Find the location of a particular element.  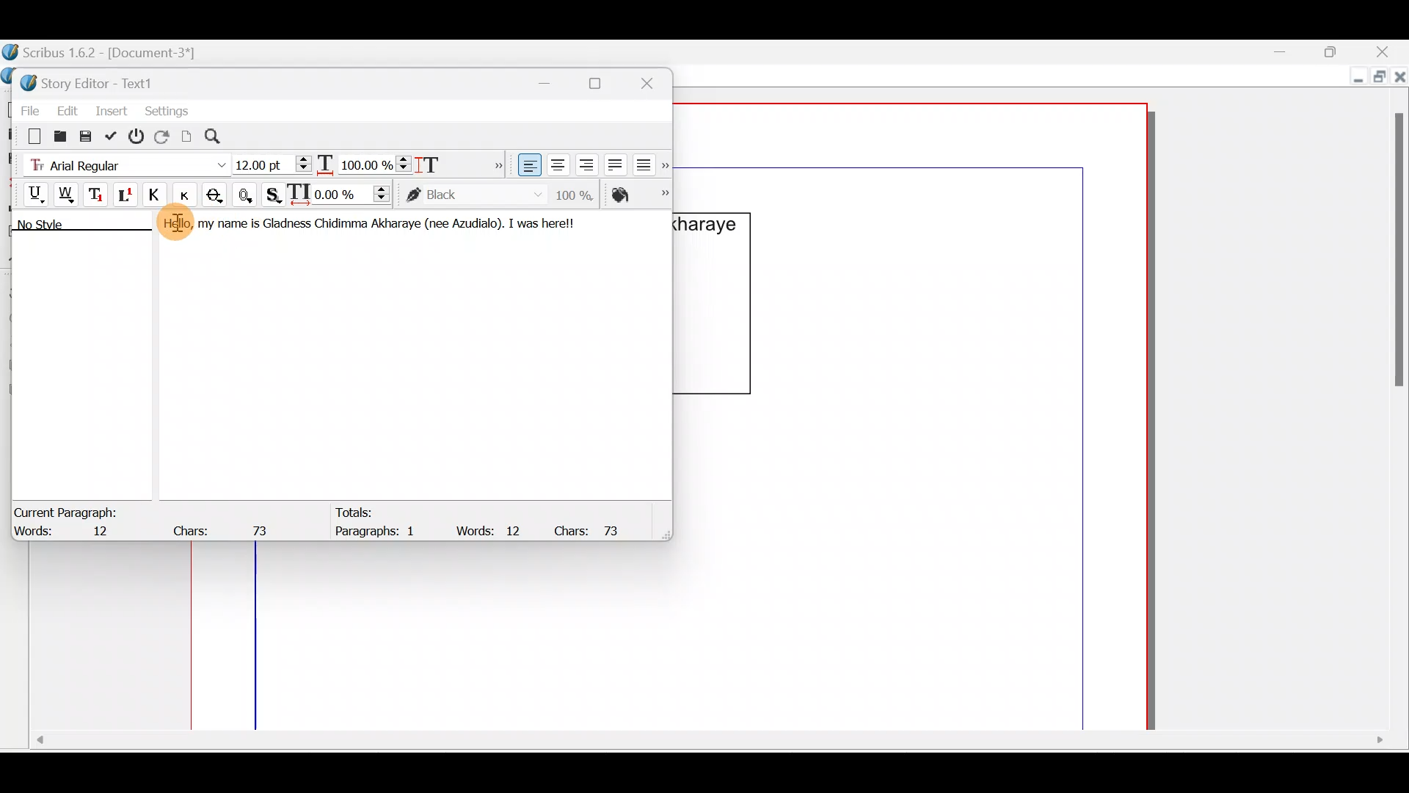

Exit without updating text frame is located at coordinates (139, 136).